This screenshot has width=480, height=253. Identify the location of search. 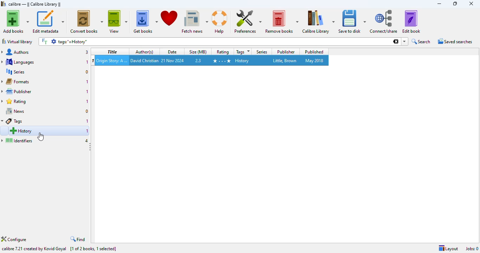
(421, 41).